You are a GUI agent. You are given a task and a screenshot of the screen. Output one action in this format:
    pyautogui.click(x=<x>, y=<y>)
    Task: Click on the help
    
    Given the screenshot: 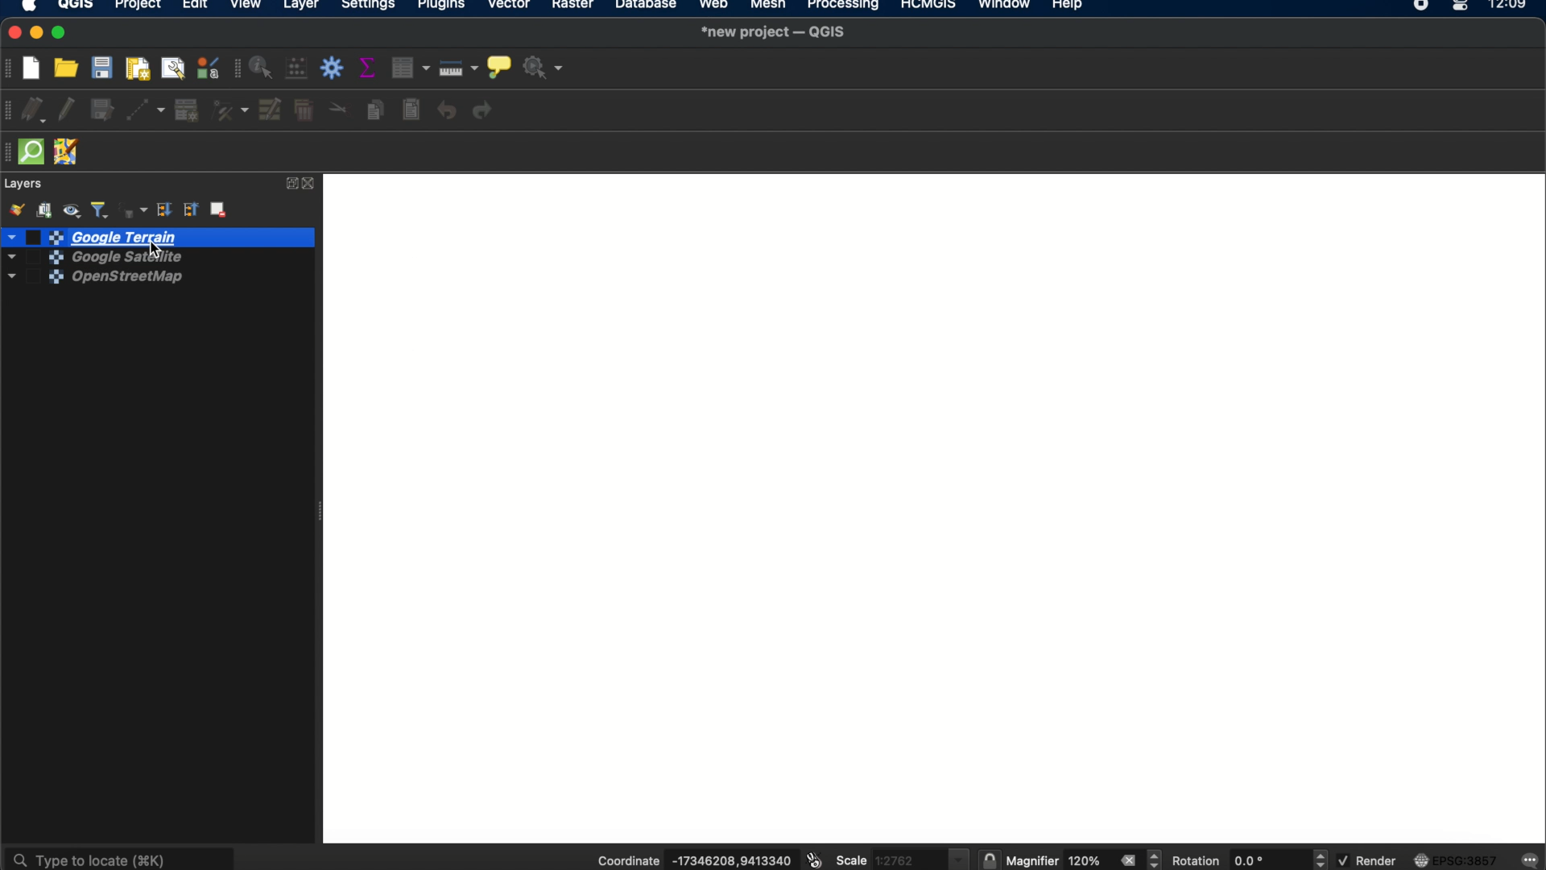 What is the action you would take?
    pyautogui.click(x=1070, y=7)
    